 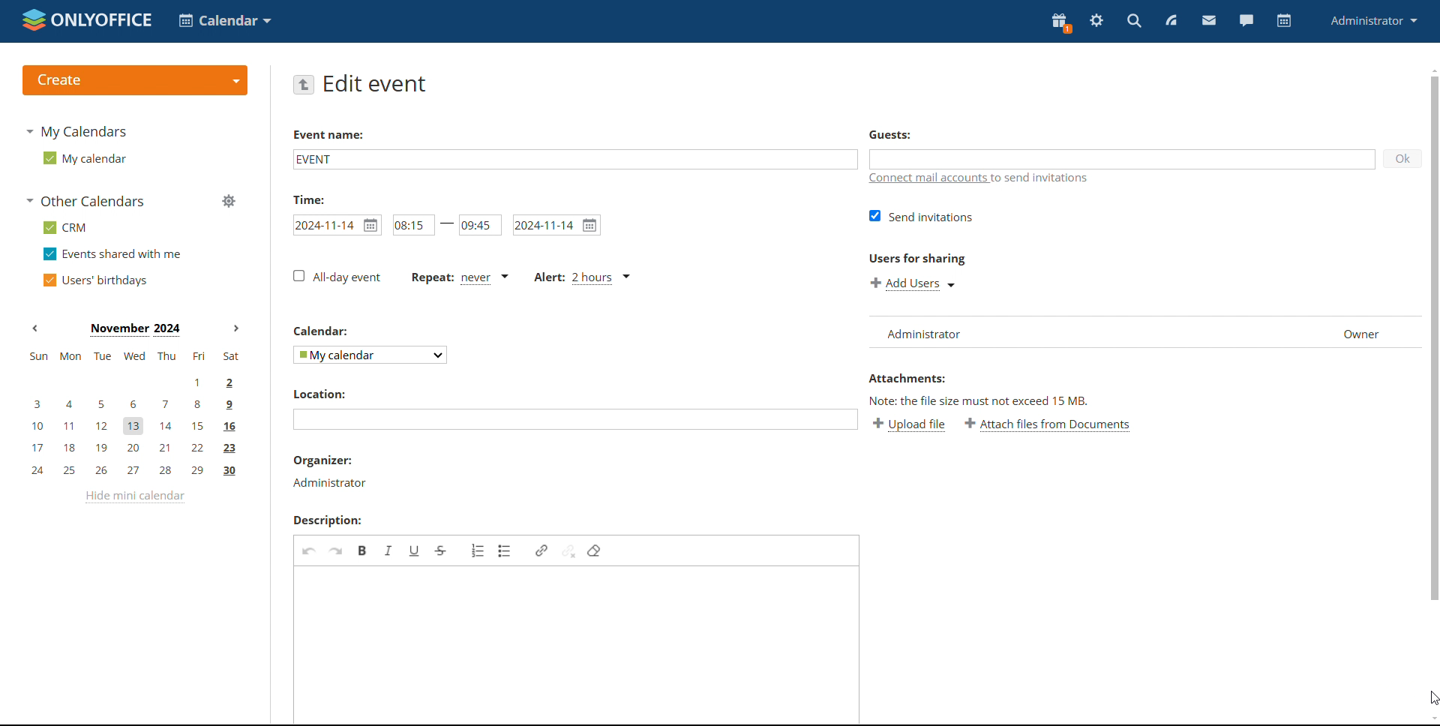 What do you see at coordinates (541, 551) in the screenshot?
I see `link` at bounding box center [541, 551].